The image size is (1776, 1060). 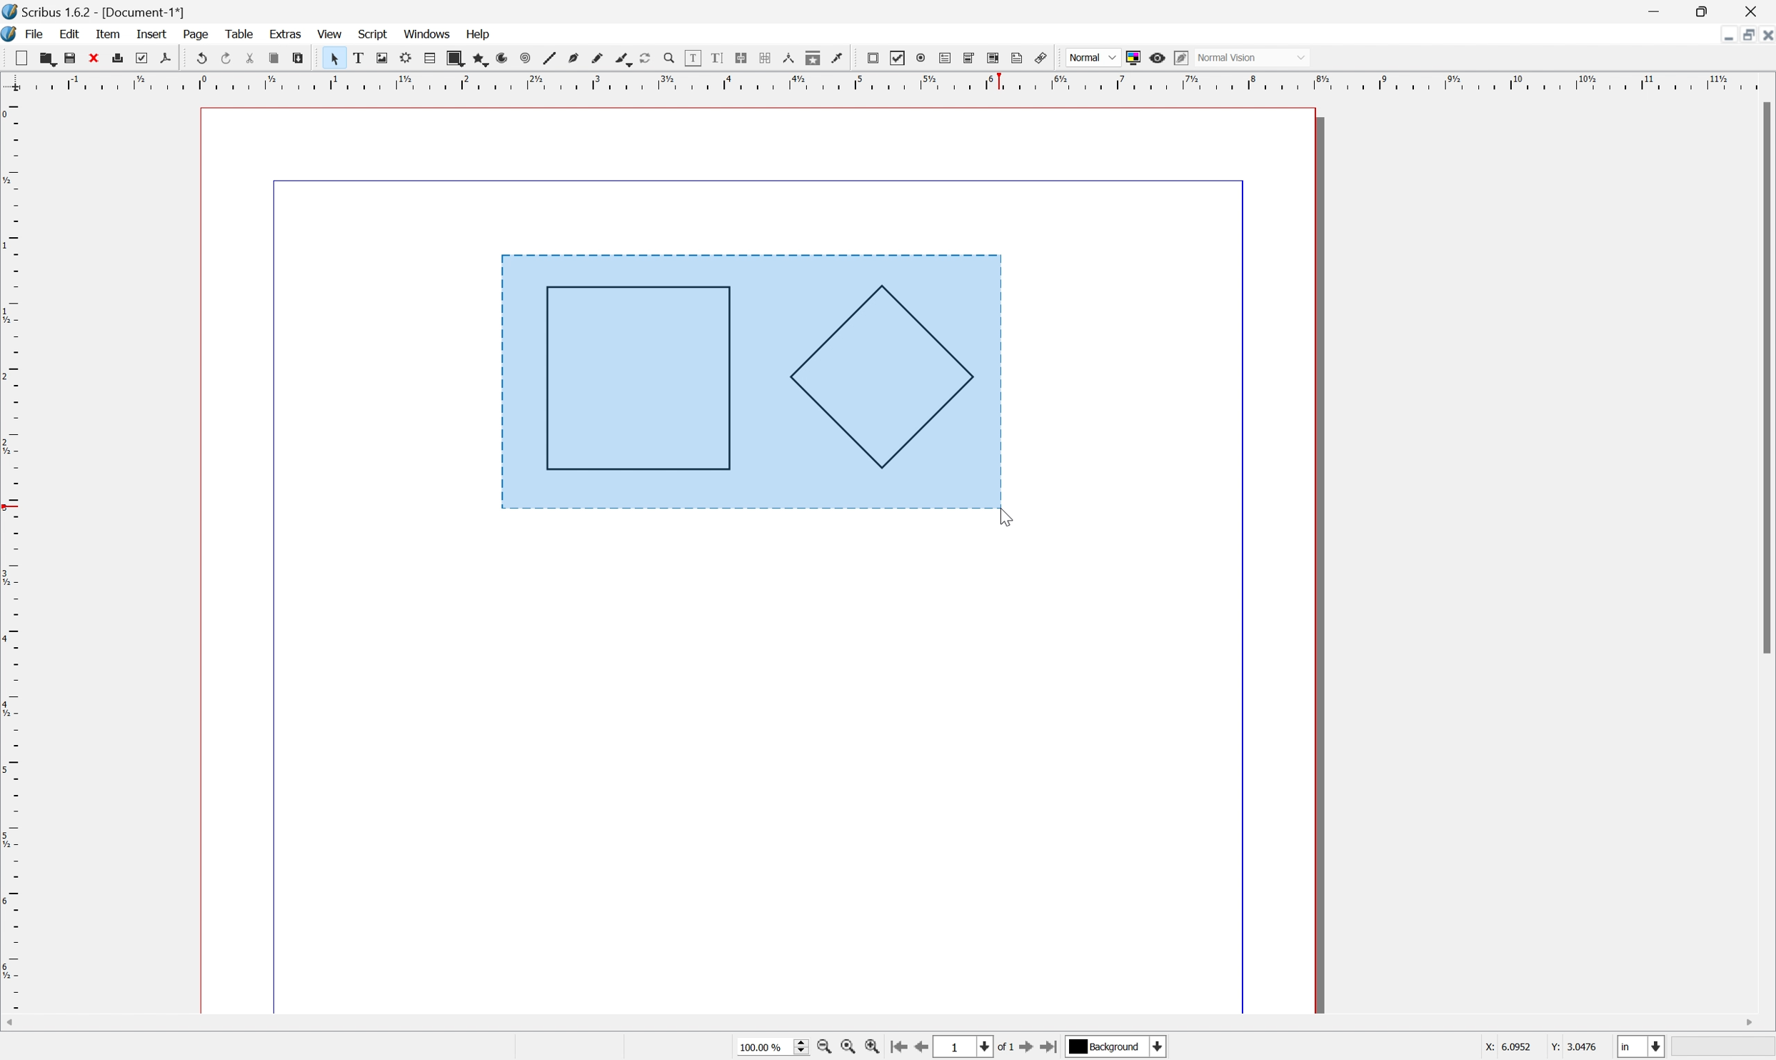 What do you see at coordinates (665, 58) in the screenshot?
I see `zoom in or zoom out` at bounding box center [665, 58].